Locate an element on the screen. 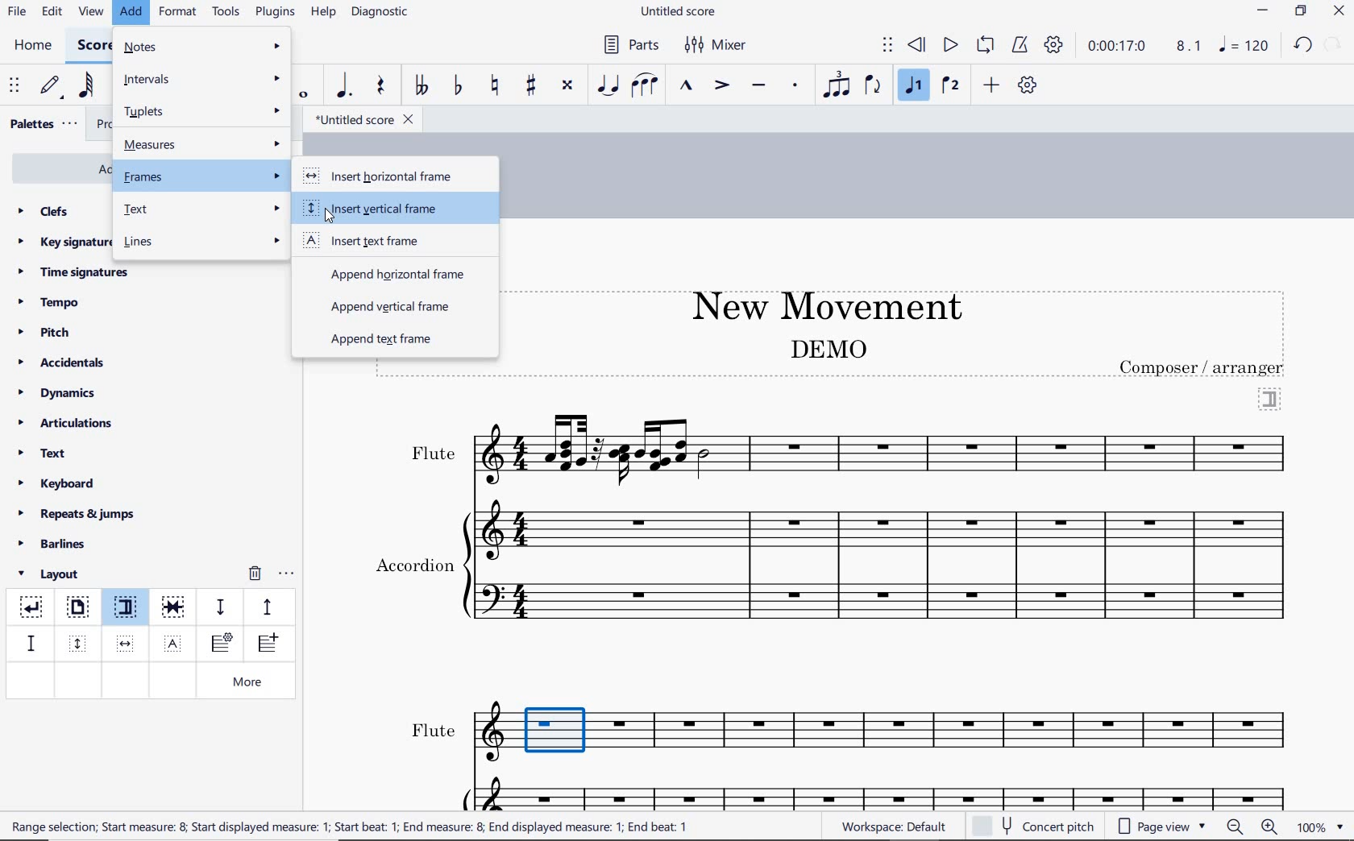 The width and height of the screenshot is (1354, 841). t is located at coordinates (202, 110).